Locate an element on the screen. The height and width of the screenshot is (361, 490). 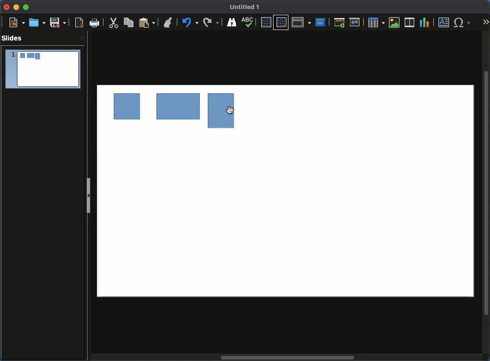
Finding is located at coordinates (211, 22).